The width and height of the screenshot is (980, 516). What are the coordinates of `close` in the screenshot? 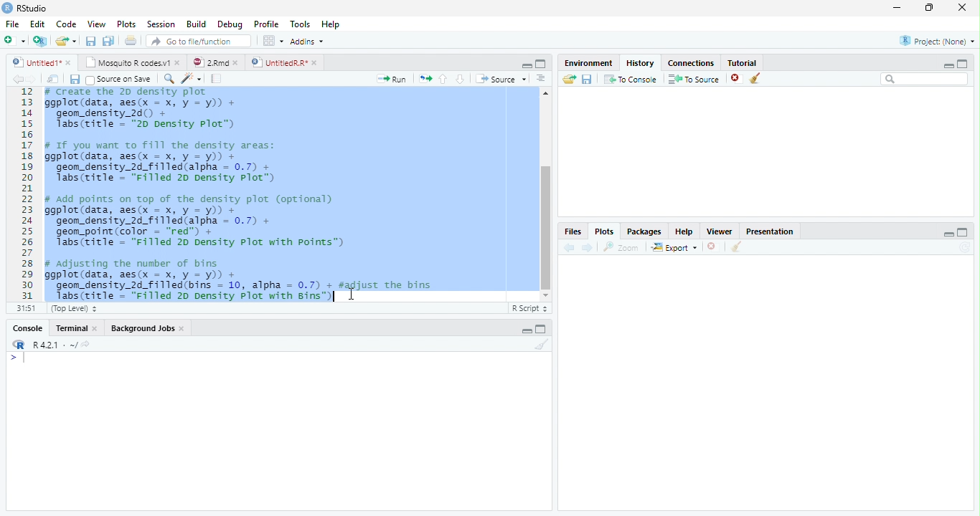 It's located at (712, 247).